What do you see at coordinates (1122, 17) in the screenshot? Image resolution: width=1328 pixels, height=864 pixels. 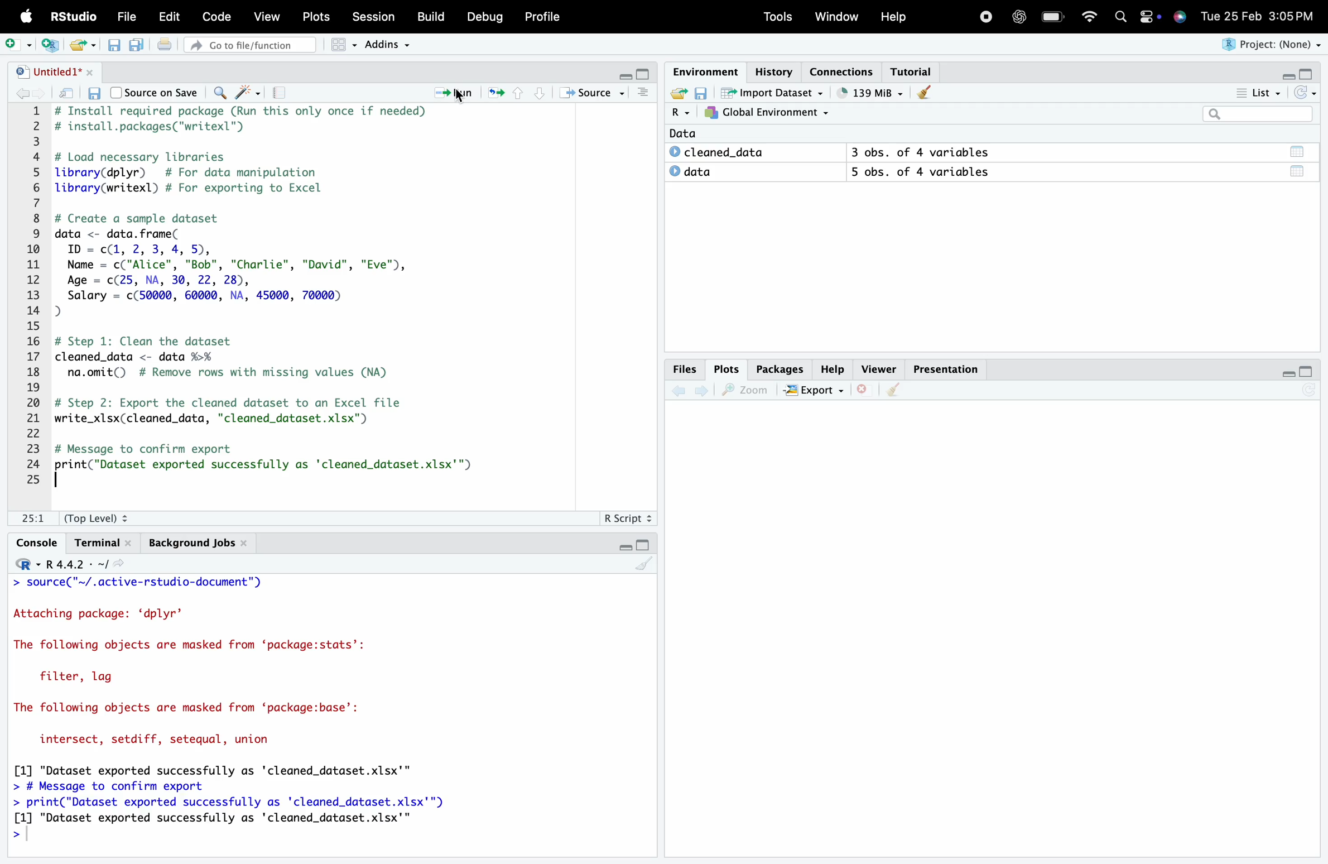 I see `Search` at bounding box center [1122, 17].